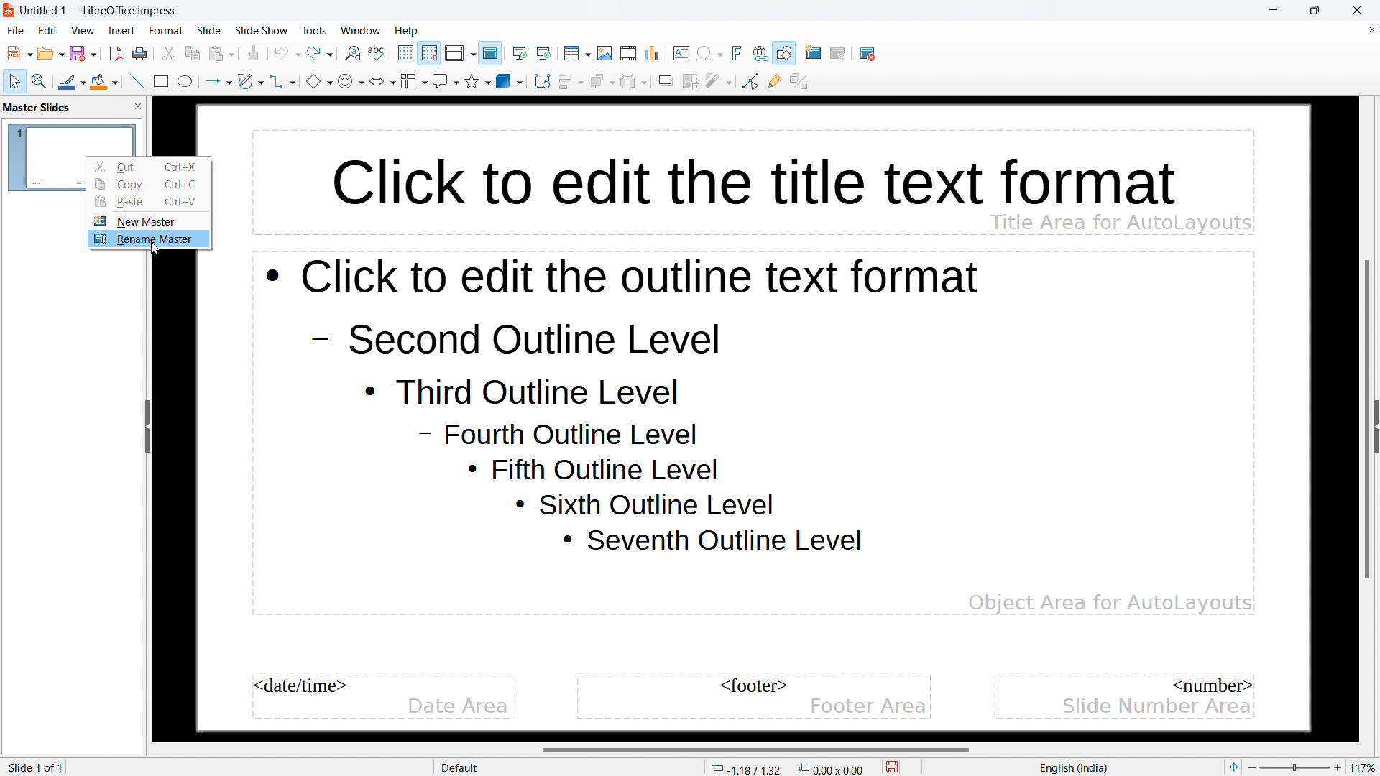 This screenshot has height=776, width=1380. Describe the element at coordinates (149, 166) in the screenshot. I see `cut` at that location.